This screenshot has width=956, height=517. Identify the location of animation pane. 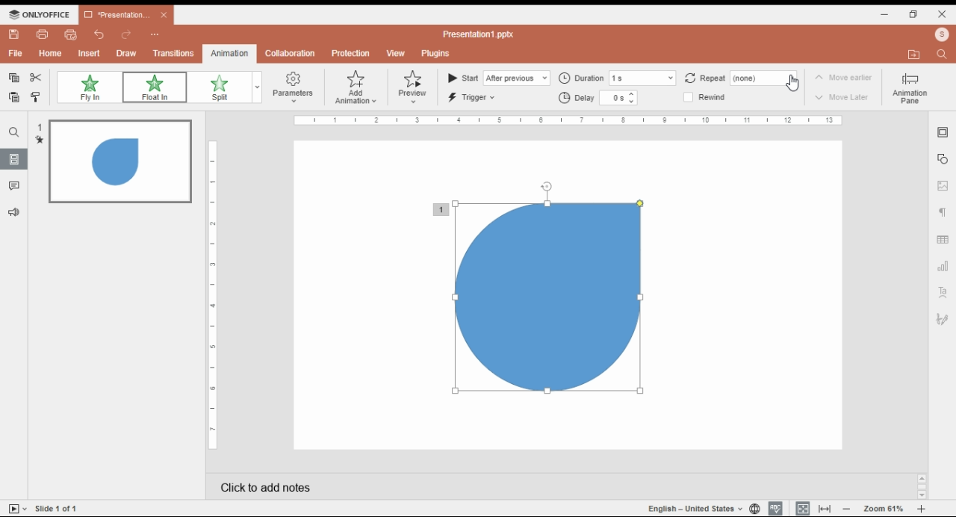
(909, 88).